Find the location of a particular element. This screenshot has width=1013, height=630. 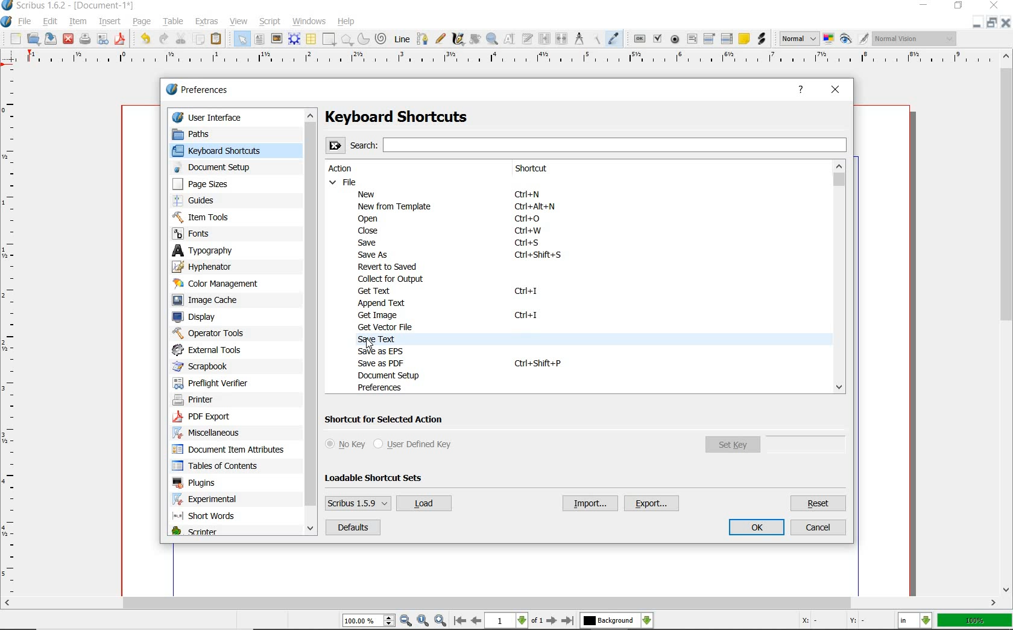

scrollbar is located at coordinates (839, 278).